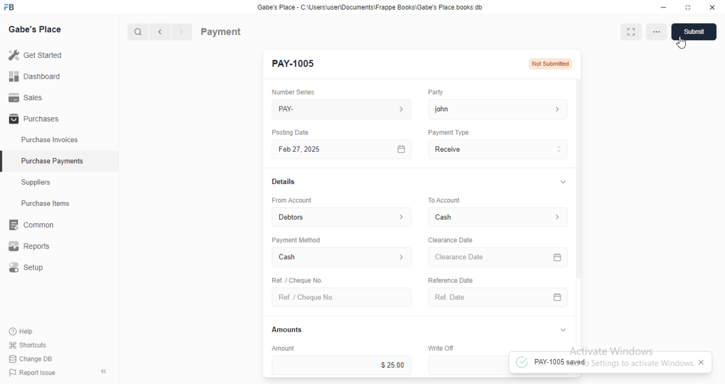  What do you see at coordinates (29, 373) in the screenshot?
I see `Report Issue` at bounding box center [29, 373].